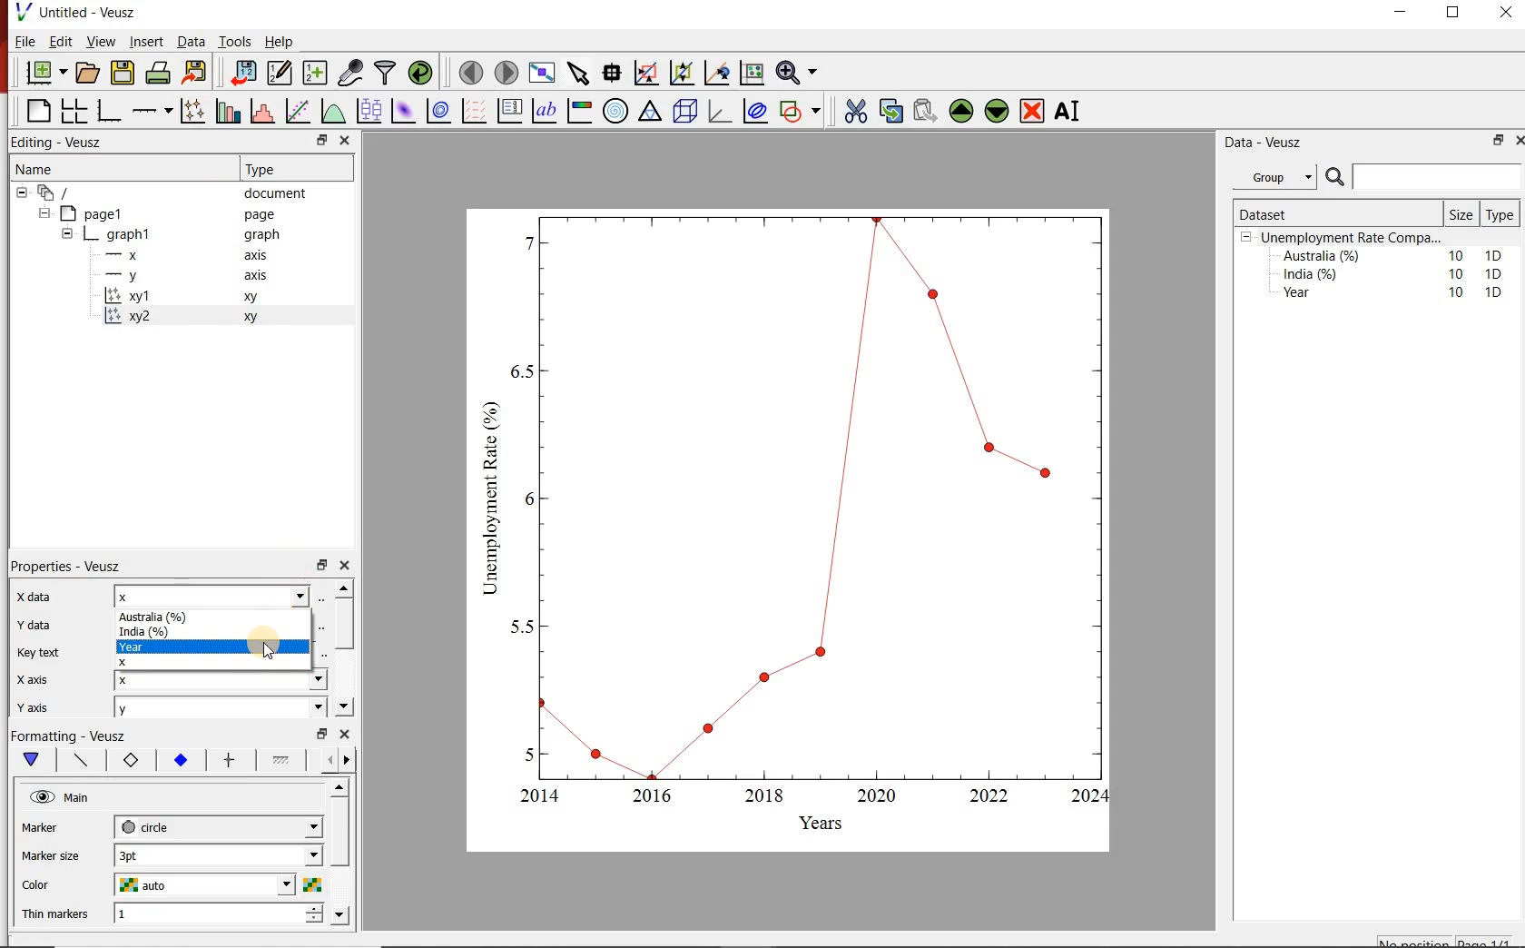 This screenshot has height=948, width=1525. Describe the element at coordinates (890, 111) in the screenshot. I see `copy the widgets` at that location.